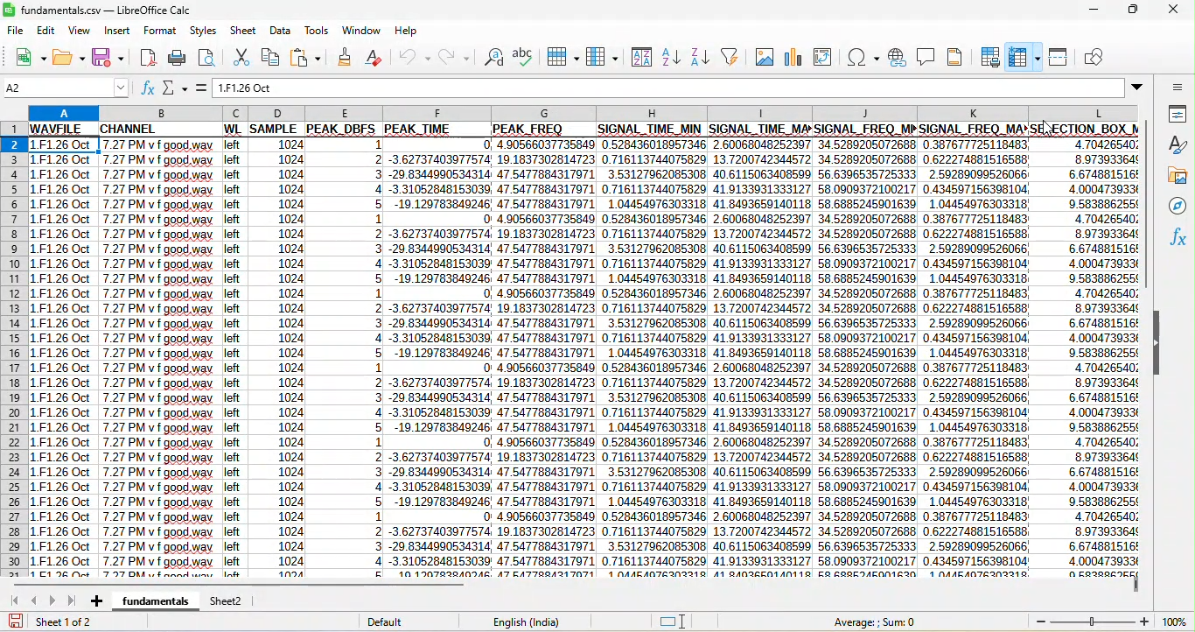  What do you see at coordinates (108, 57) in the screenshot?
I see `save` at bounding box center [108, 57].